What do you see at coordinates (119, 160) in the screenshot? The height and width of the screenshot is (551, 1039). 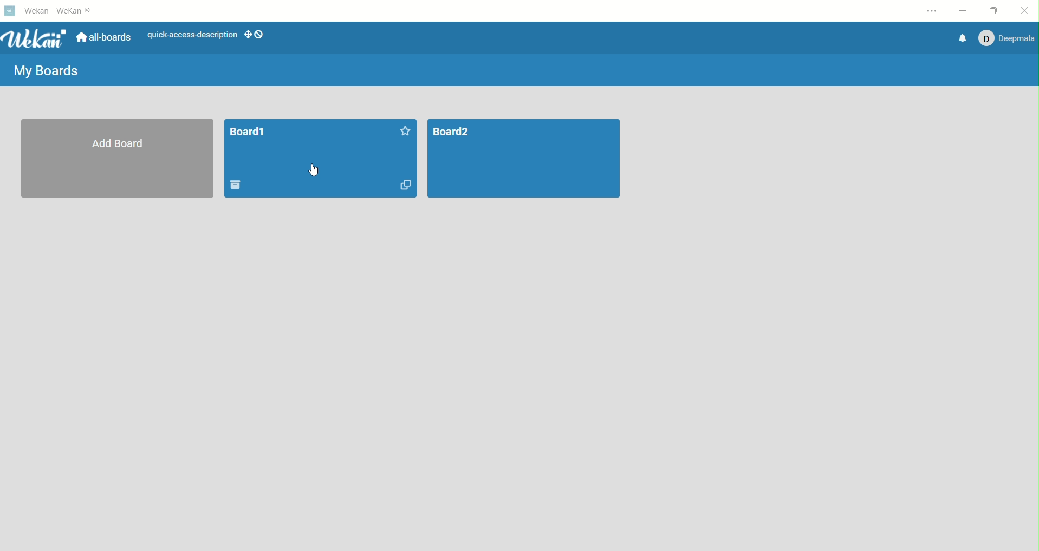 I see `add board` at bounding box center [119, 160].